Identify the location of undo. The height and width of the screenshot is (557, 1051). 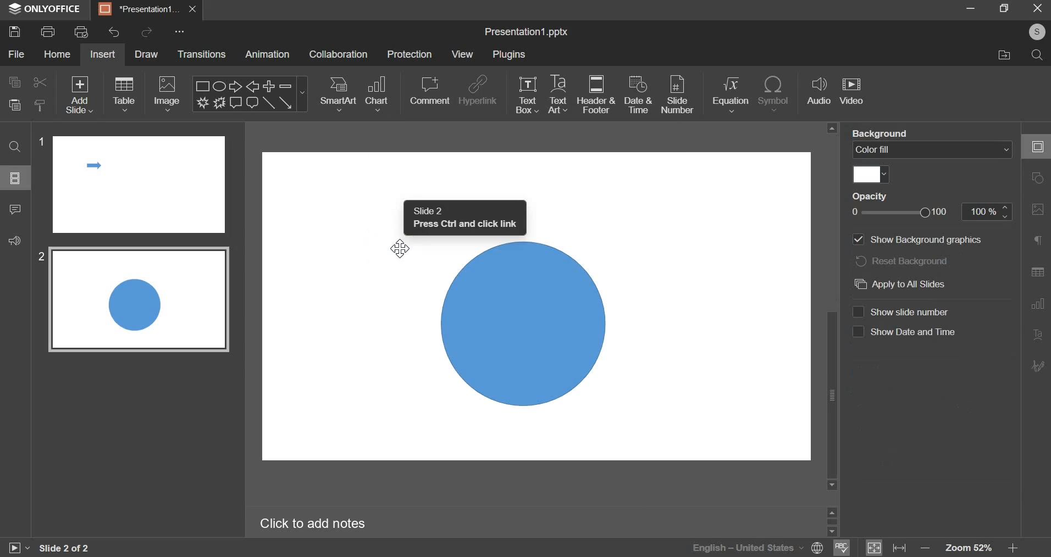
(117, 31).